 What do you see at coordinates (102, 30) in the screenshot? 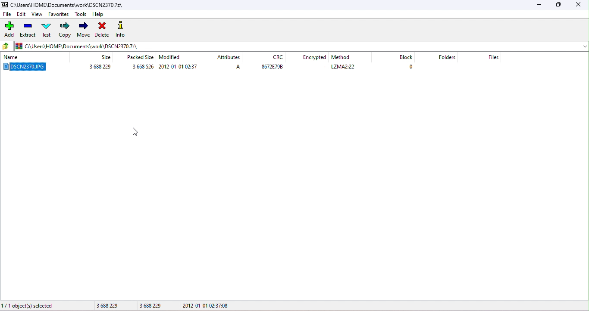
I see `delete` at bounding box center [102, 30].